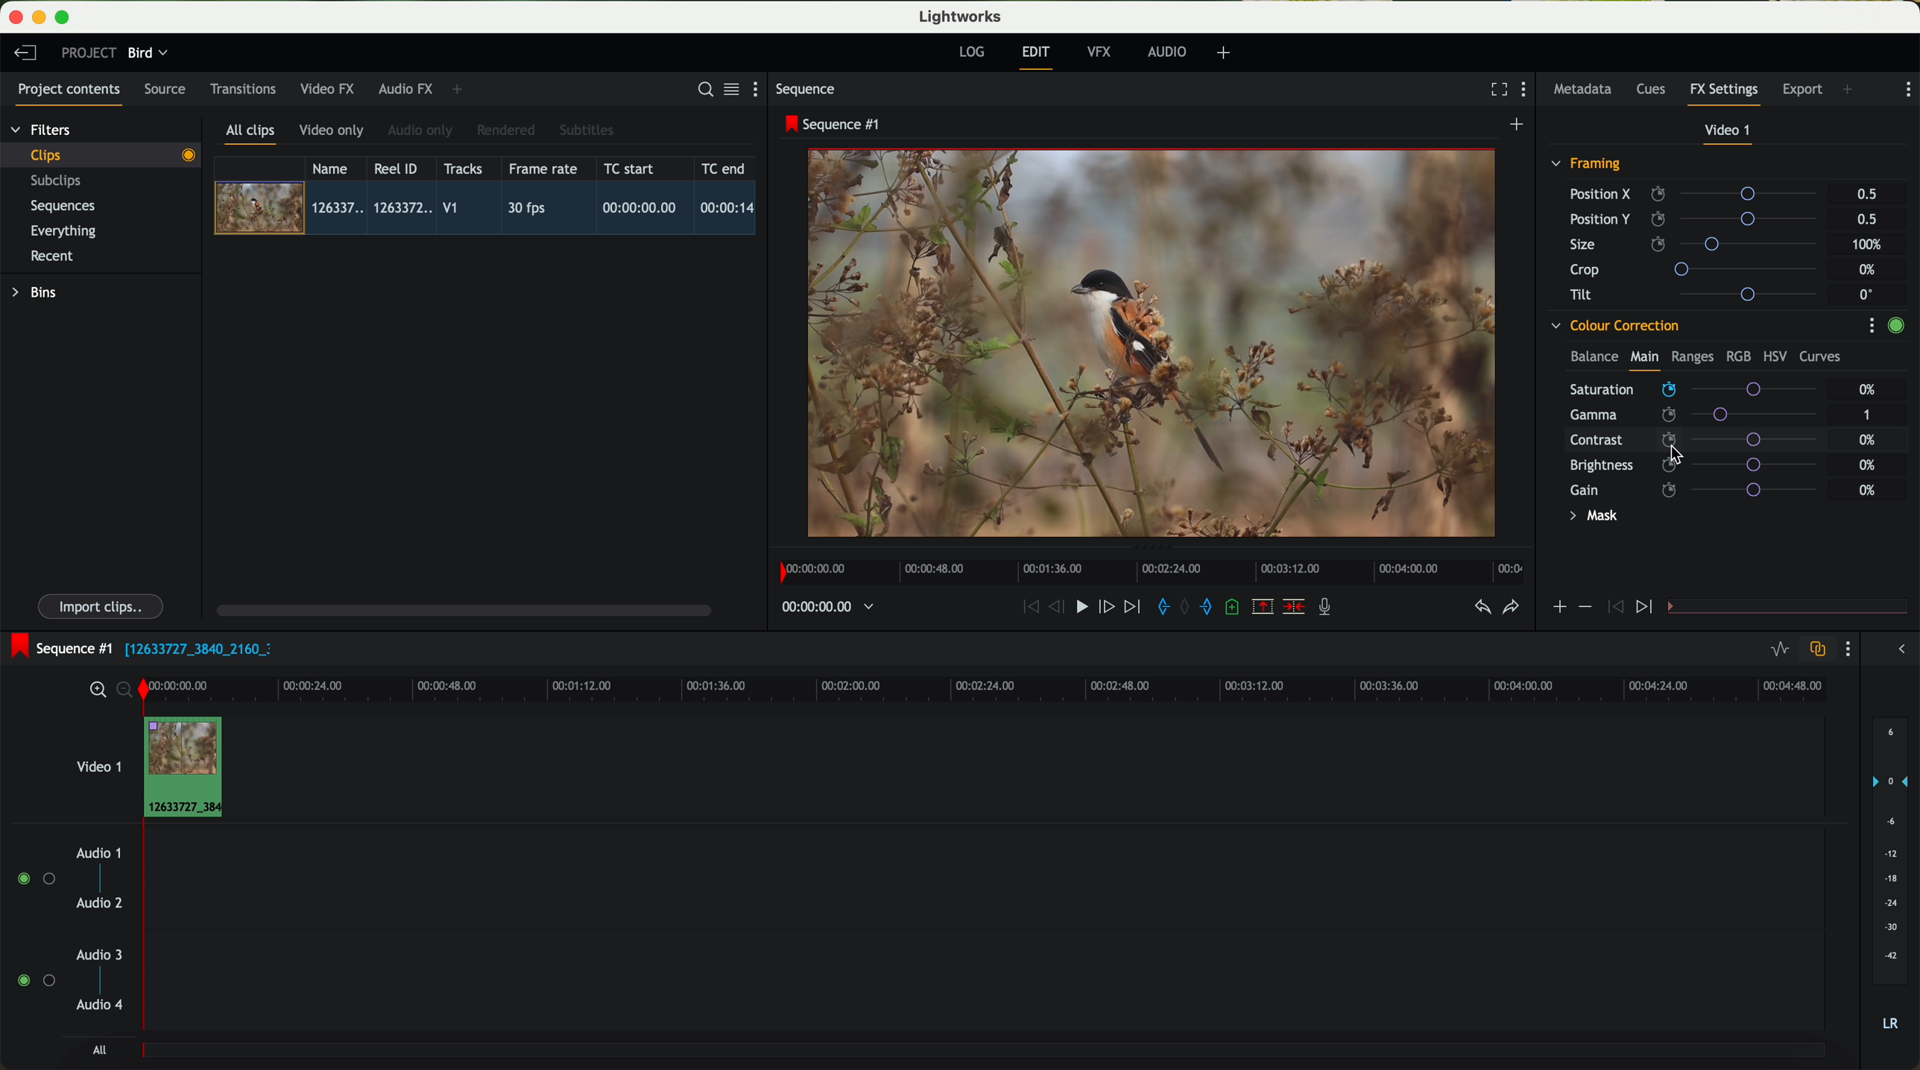  Describe the element at coordinates (406, 88) in the screenshot. I see `audio FX` at that location.